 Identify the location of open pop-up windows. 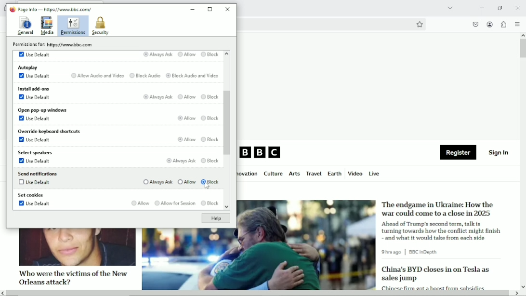
(42, 110).